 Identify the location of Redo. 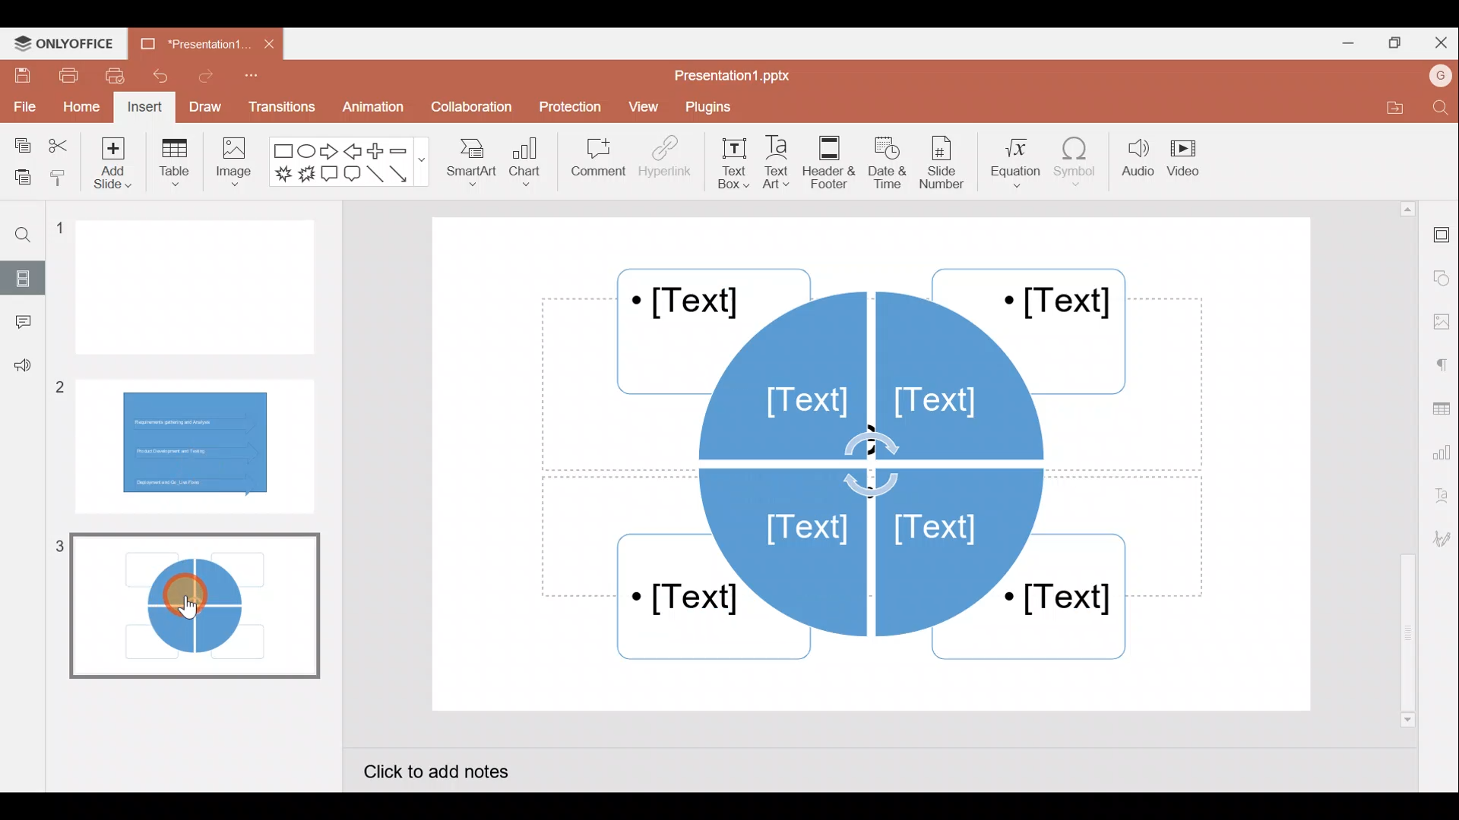
(201, 80).